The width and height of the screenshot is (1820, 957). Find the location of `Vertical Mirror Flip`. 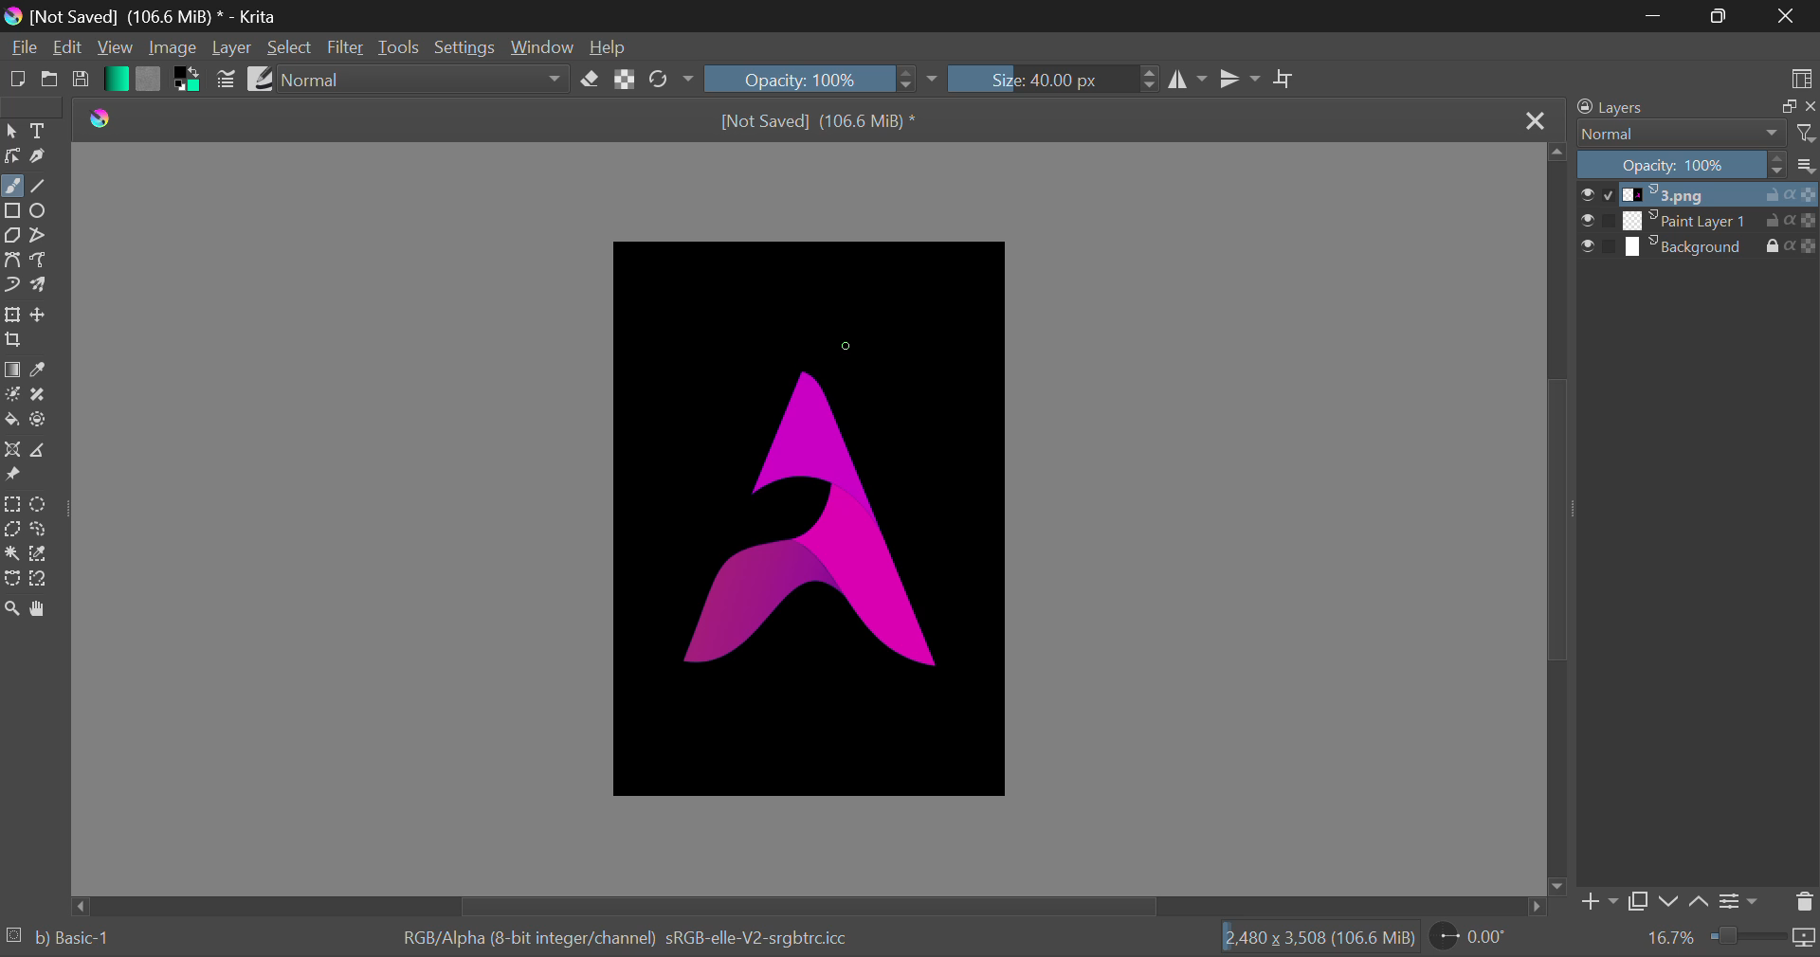

Vertical Mirror Flip is located at coordinates (1188, 78).